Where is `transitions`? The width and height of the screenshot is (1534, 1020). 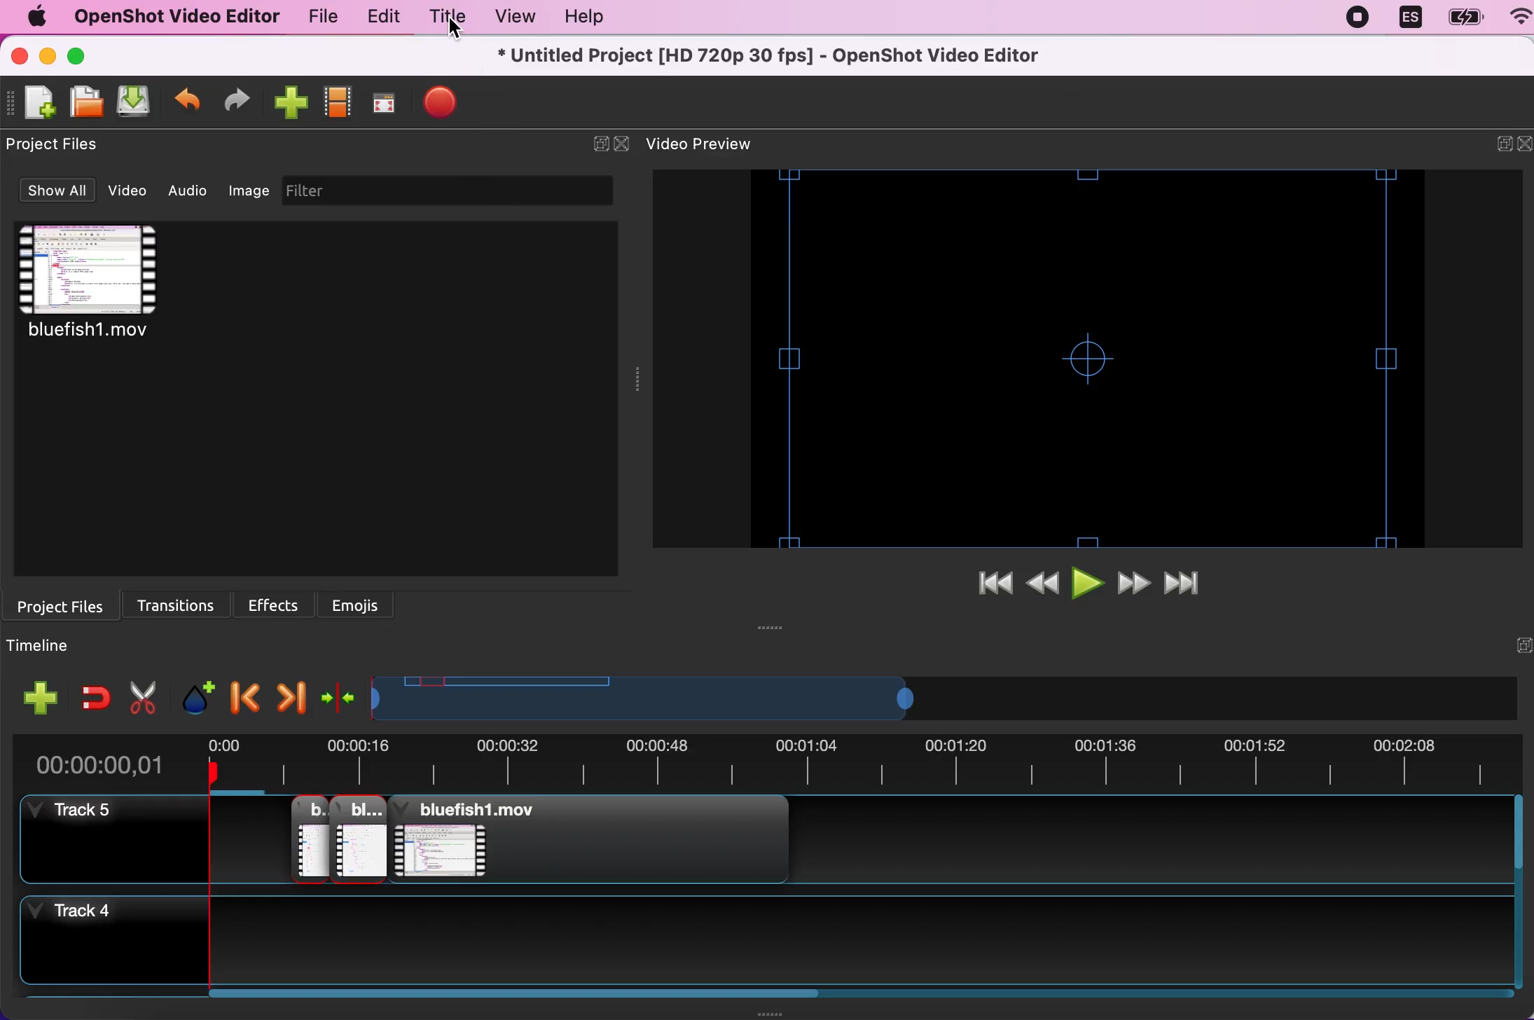
transitions is located at coordinates (183, 602).